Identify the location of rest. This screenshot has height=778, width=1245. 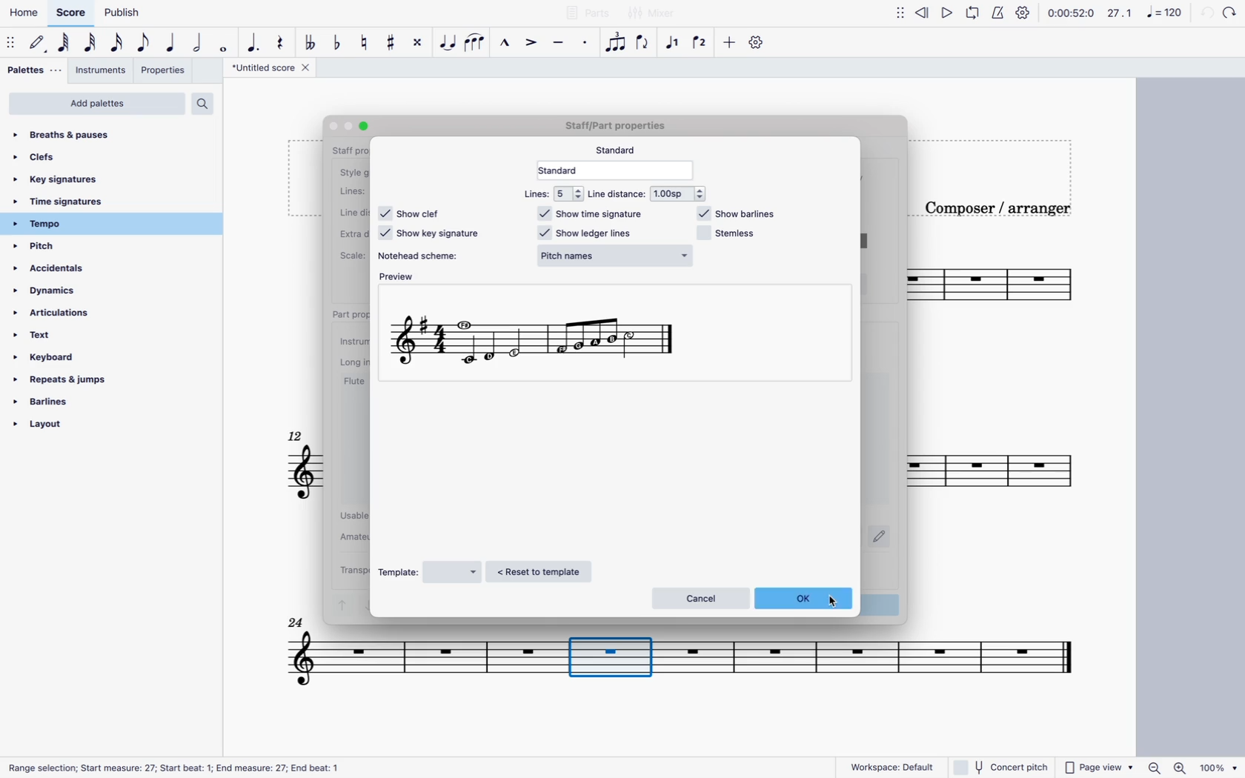
(283, 43).